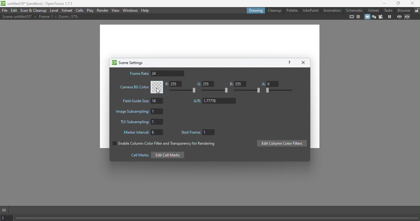 The width and height of the screenshot is (420, 221). I want to click on Edit cell marks, so click(156, 155).